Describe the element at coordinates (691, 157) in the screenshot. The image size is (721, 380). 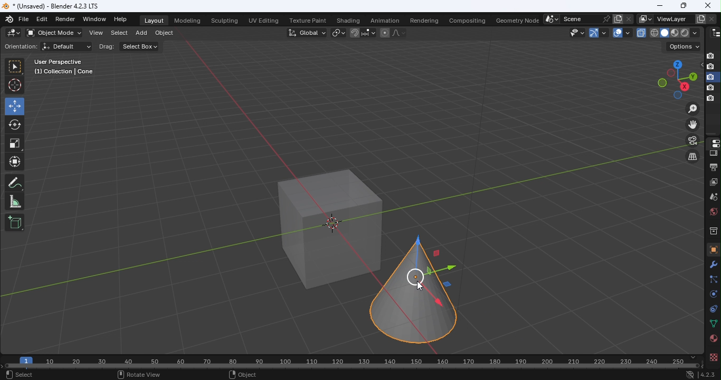
I see `Switch the current view from perspective/orthographic projection` at that location.